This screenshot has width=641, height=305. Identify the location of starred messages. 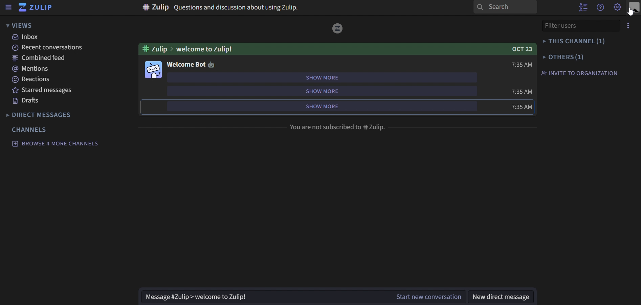
(42, 90).